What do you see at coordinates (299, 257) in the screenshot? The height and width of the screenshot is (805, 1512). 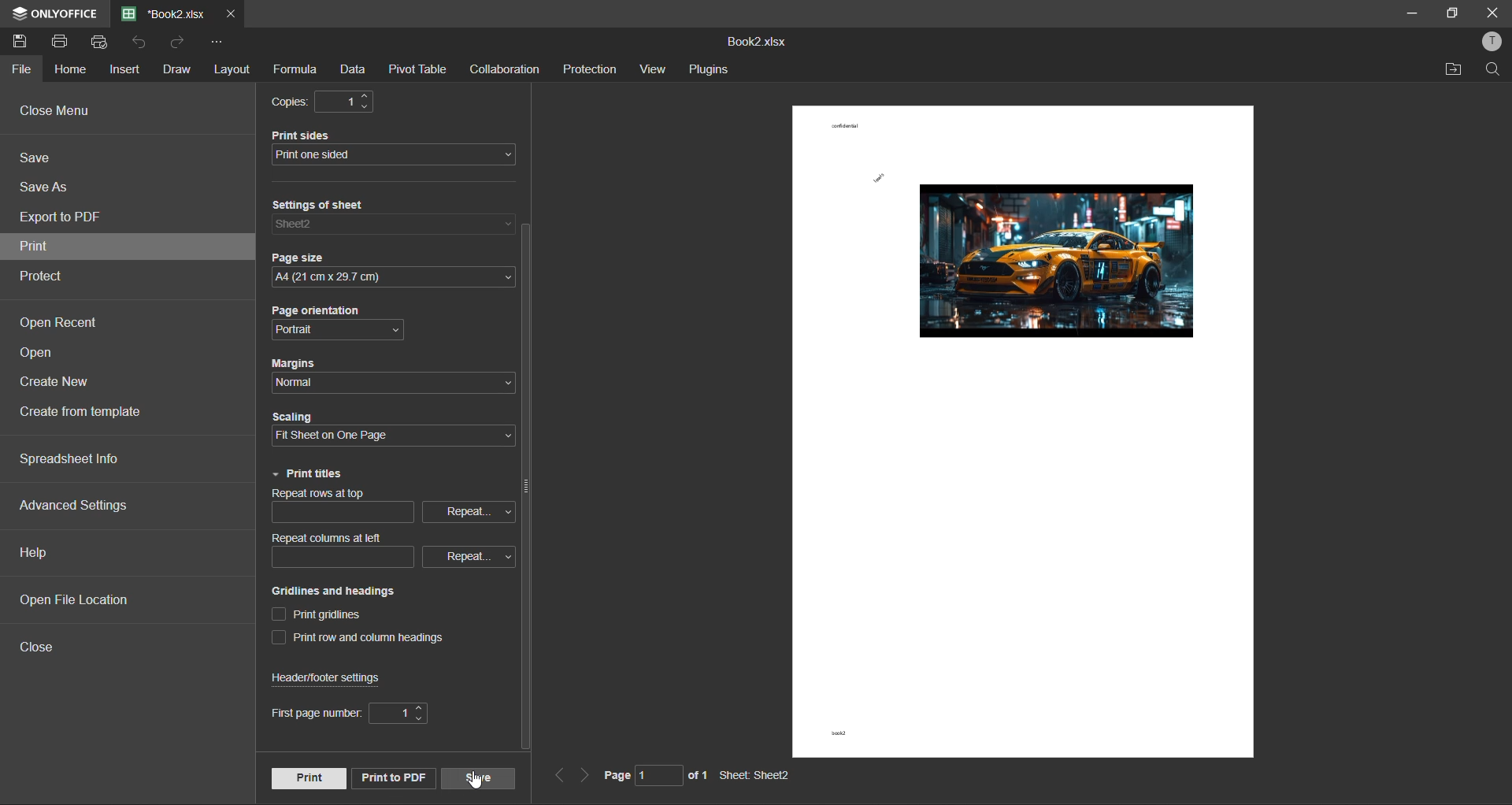 I see `Page size` at bounding box center [299, 257].